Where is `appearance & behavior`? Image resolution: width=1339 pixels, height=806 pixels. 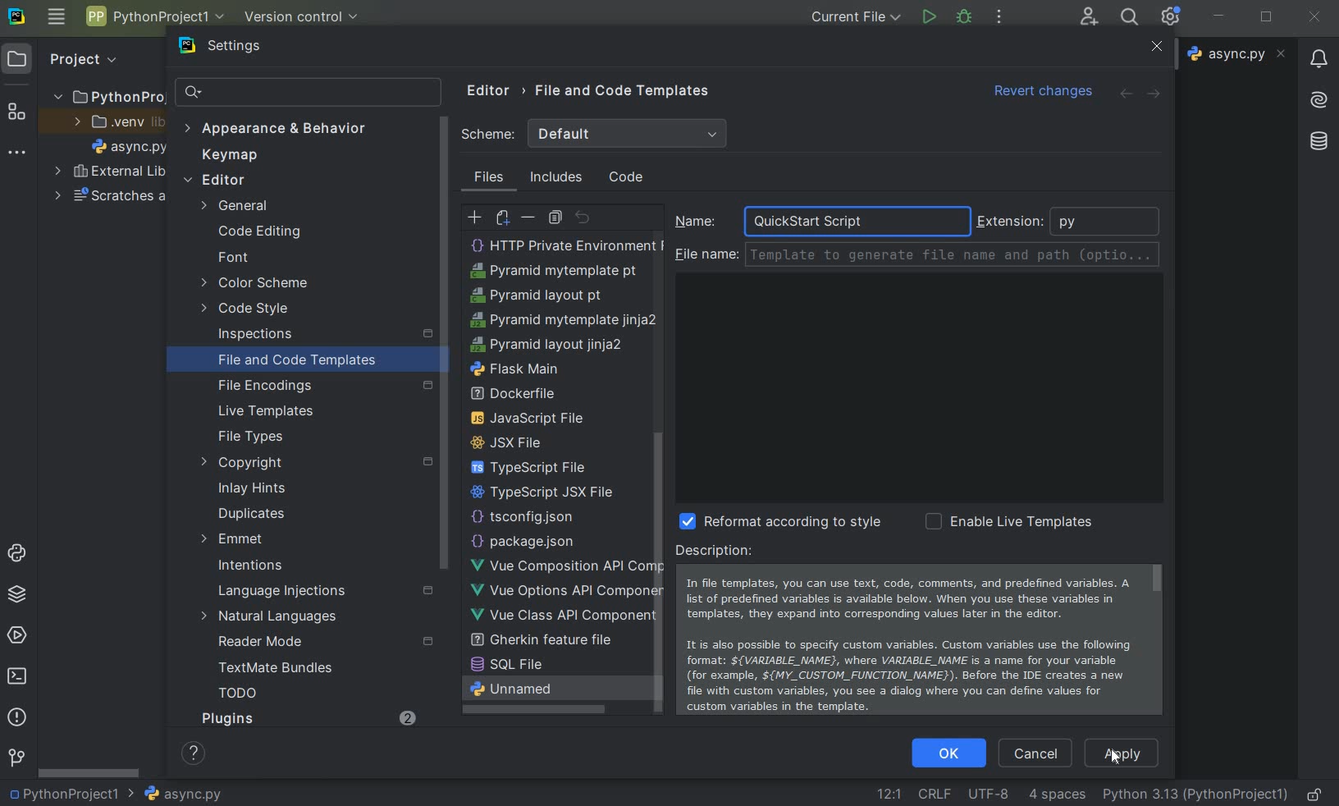
appearance & behavior is located at coordinates (274, 129).